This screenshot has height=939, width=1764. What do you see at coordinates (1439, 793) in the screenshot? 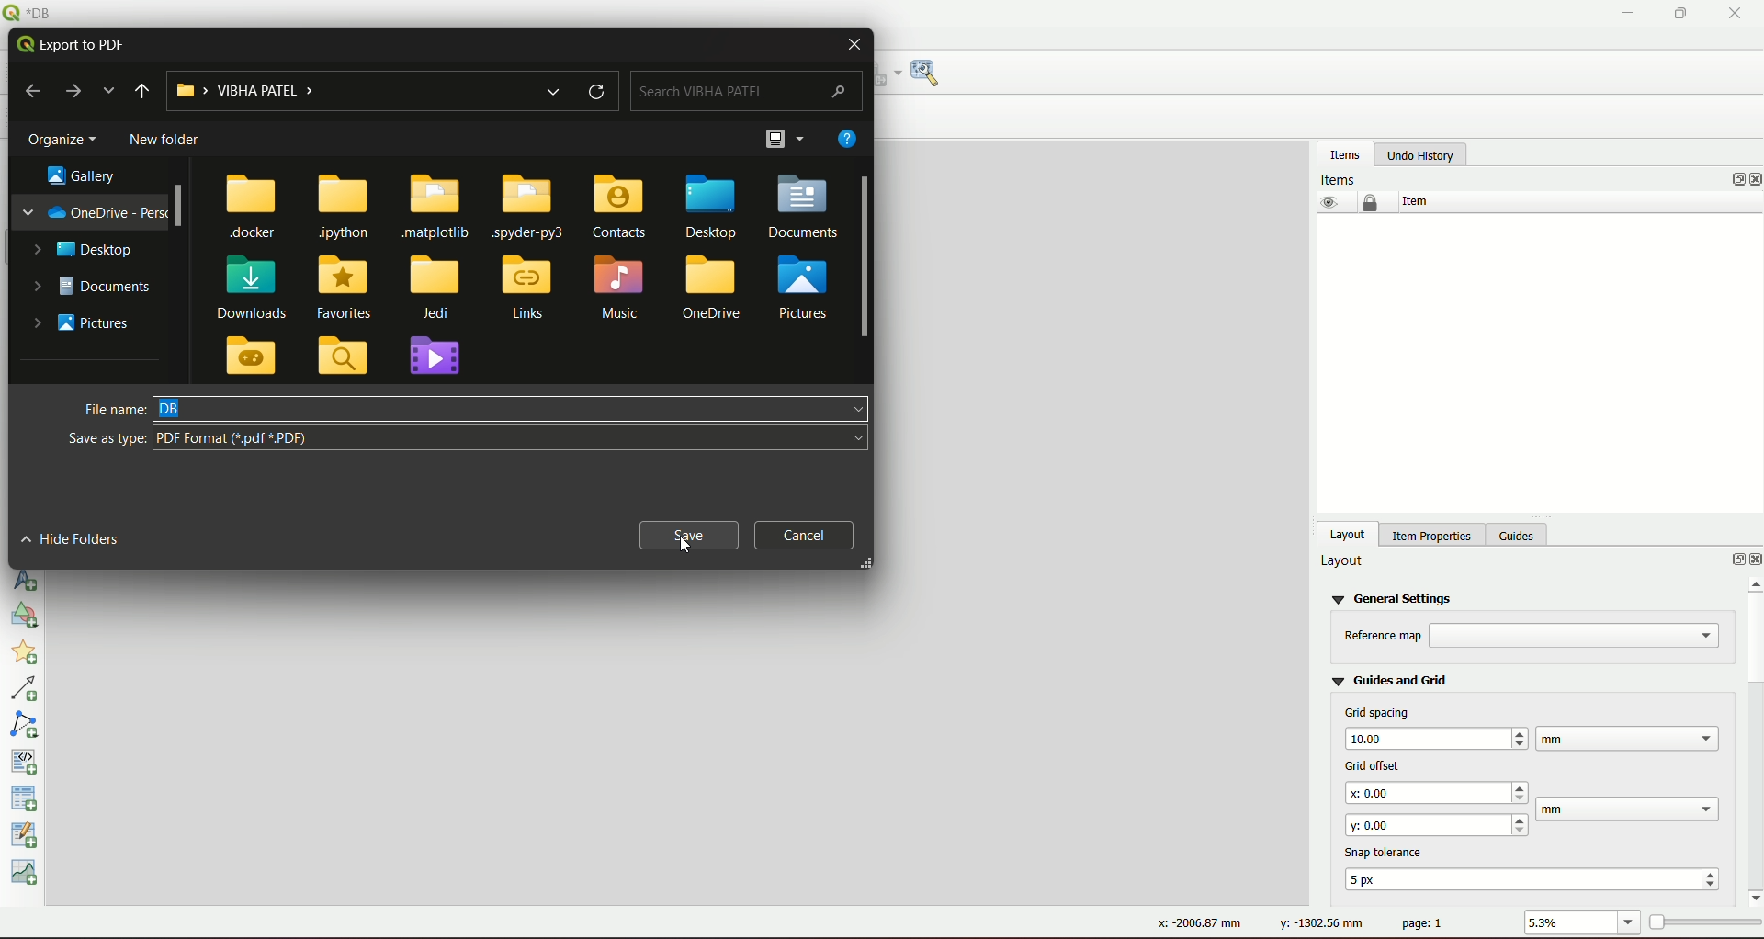
I see `text box` at bounding box center [1439, 793].